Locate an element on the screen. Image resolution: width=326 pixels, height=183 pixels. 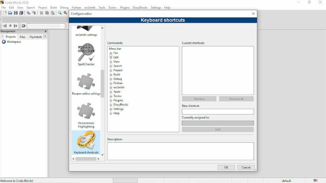
Jump forward is located at coordinates (16, 26).